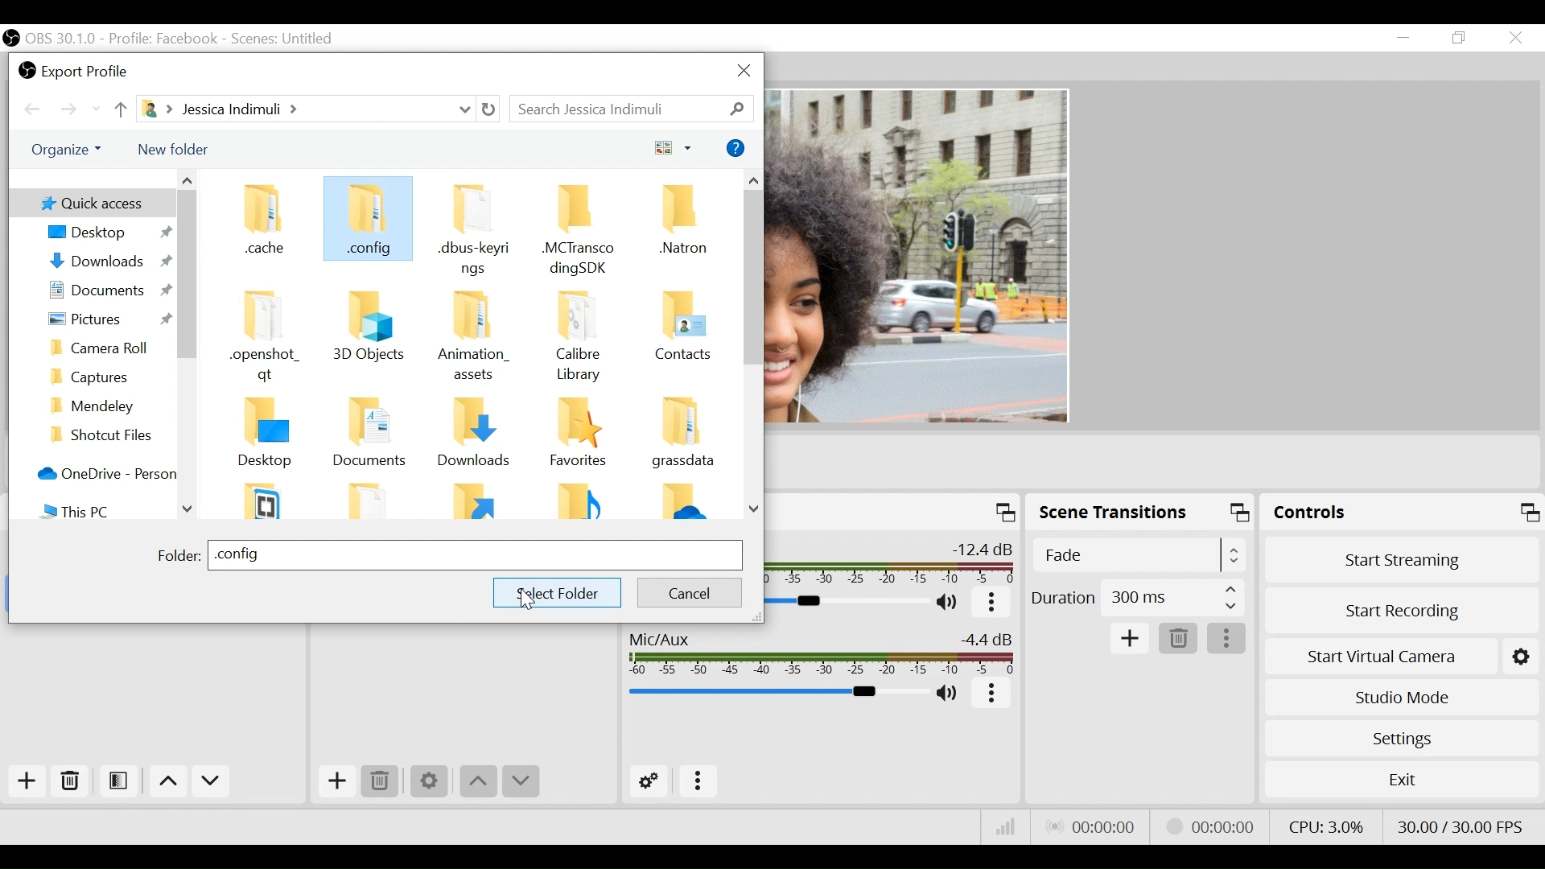 The image size is (1545, 869). What do you see at coordinates (271, 499) in the screenshot?
I see `Folder` at bounding box center [271, 499].